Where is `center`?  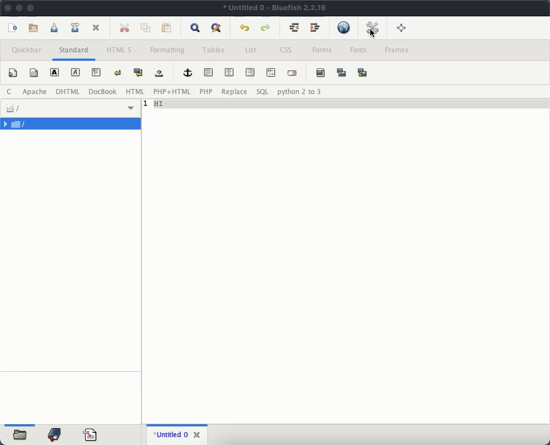 center is located at coordinates (229, 73).